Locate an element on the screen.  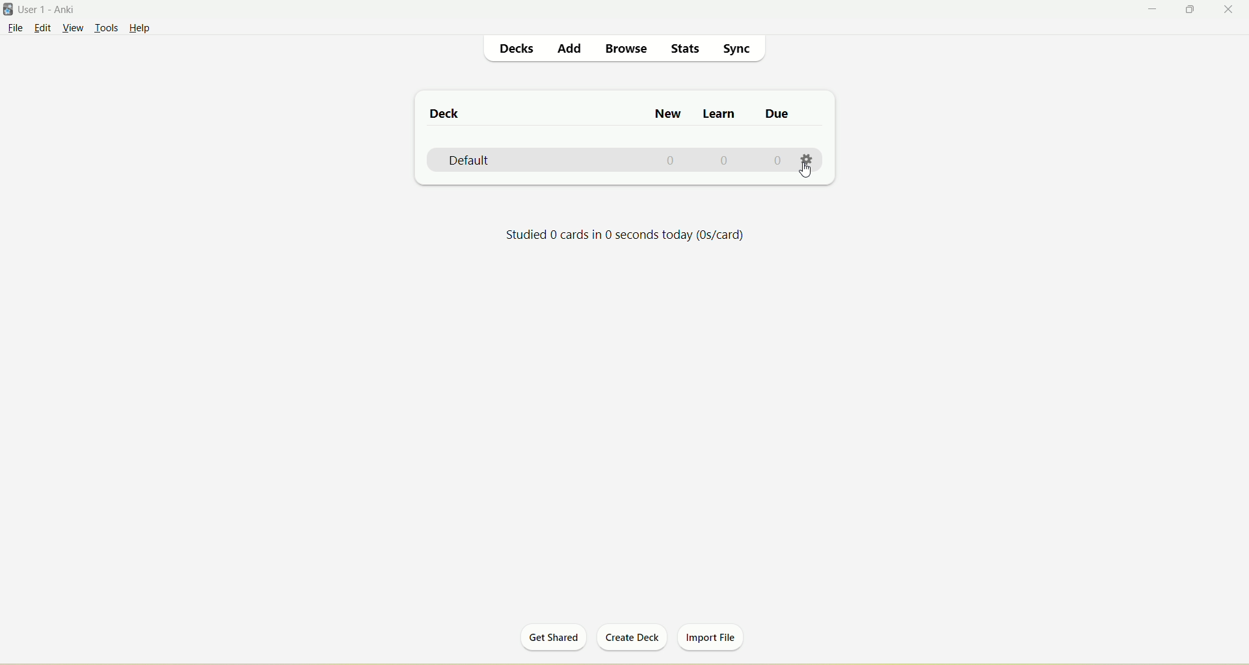
learn is located at coordinates (720, 115).